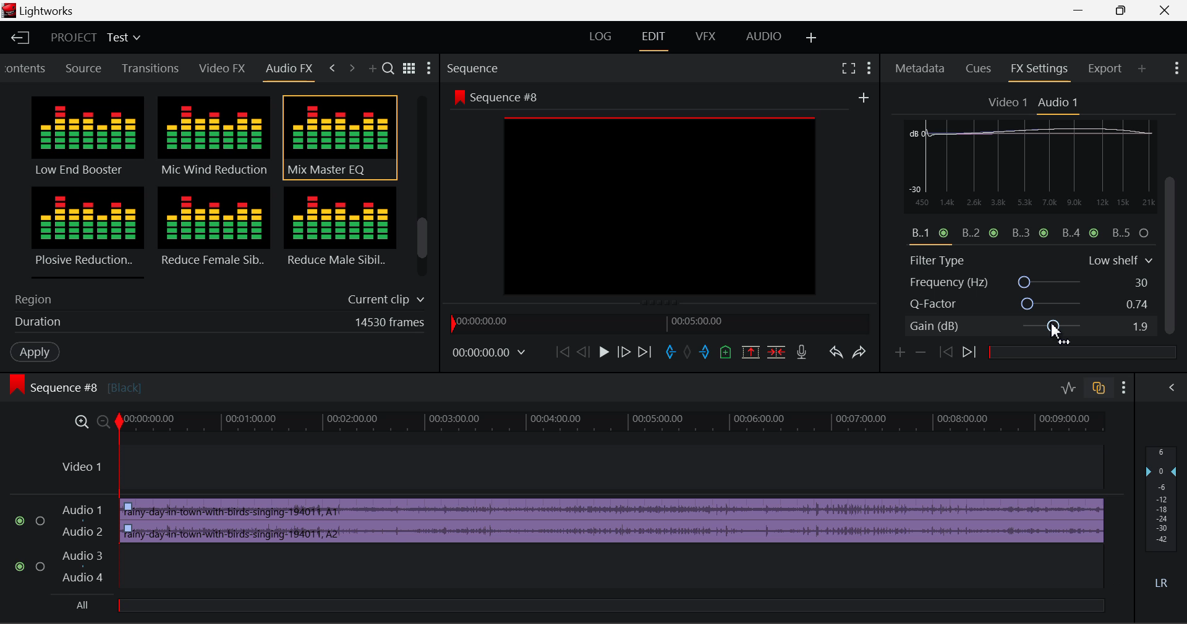  What do you see at coordinates (390, 69) in the screenshot?
I see `Search` at bounding box center [390, 69].